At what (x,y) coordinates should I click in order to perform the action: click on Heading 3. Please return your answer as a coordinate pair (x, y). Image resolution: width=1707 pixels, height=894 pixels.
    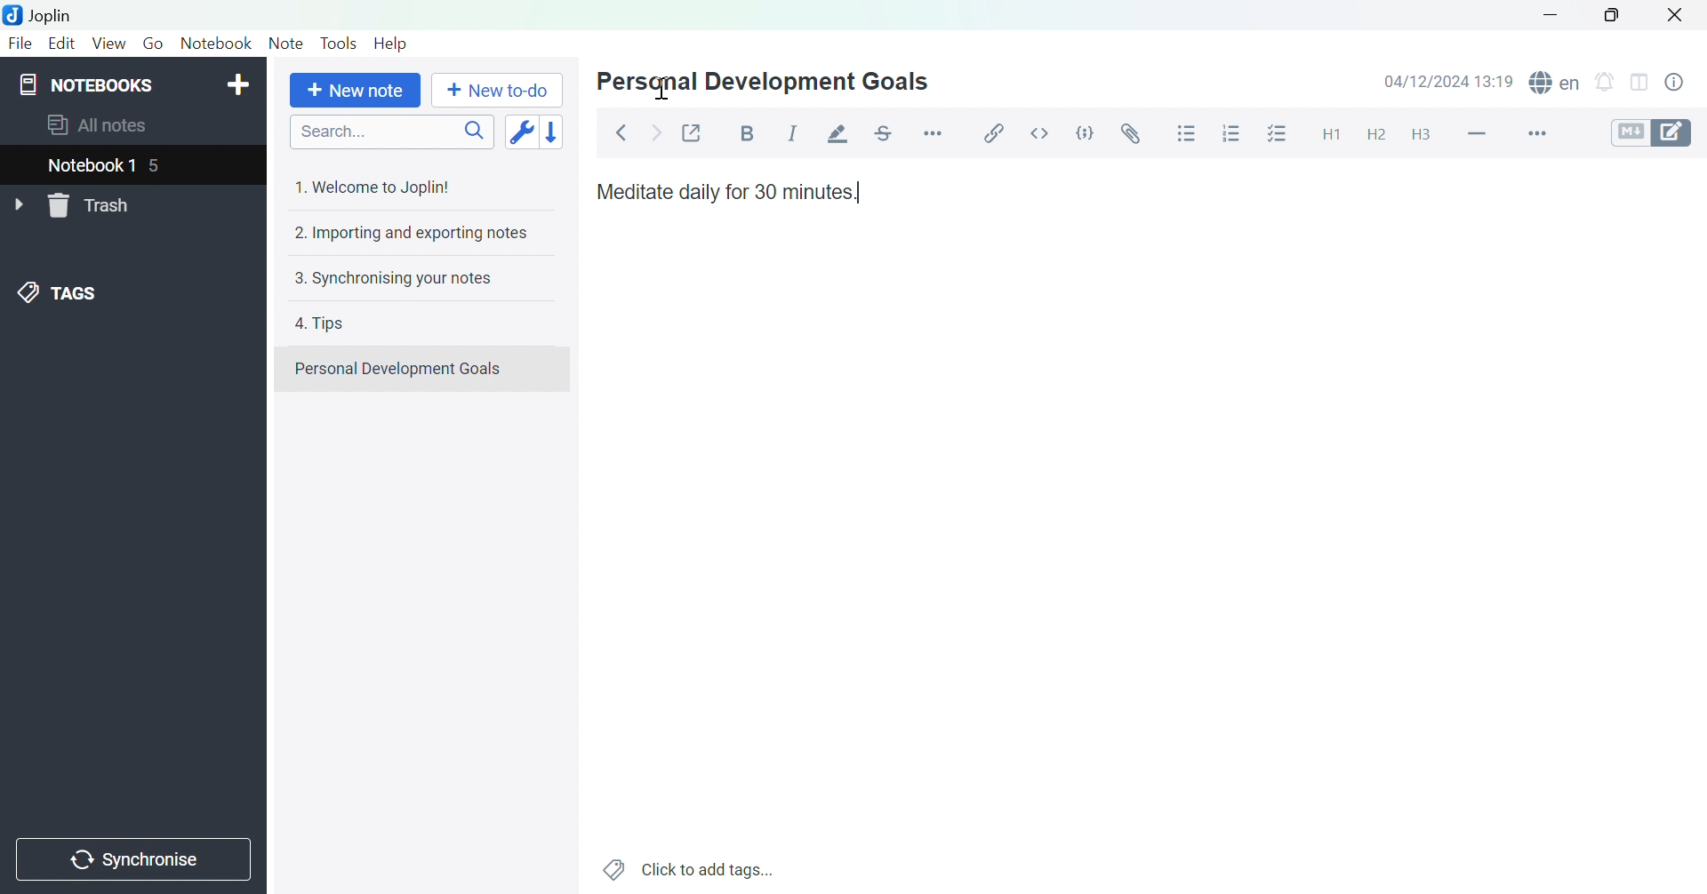
    Looking at the image, I should click on (1421, 135).